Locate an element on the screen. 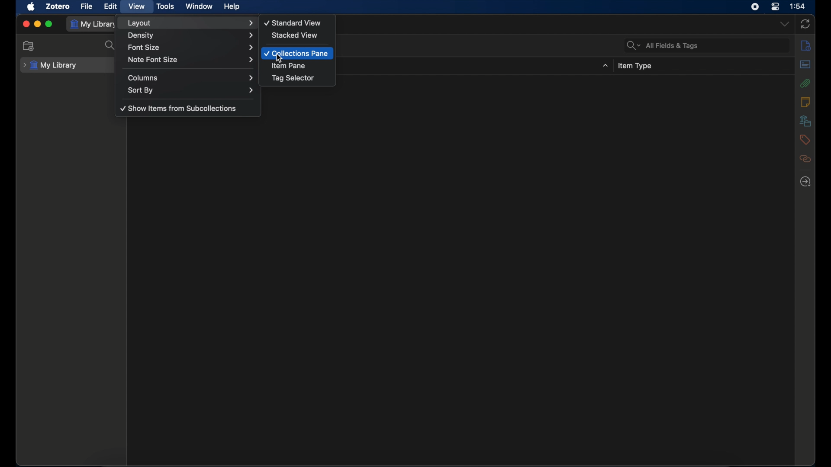 This screenshot has height=467, width=831. my library is located at coordinates (52, 65).